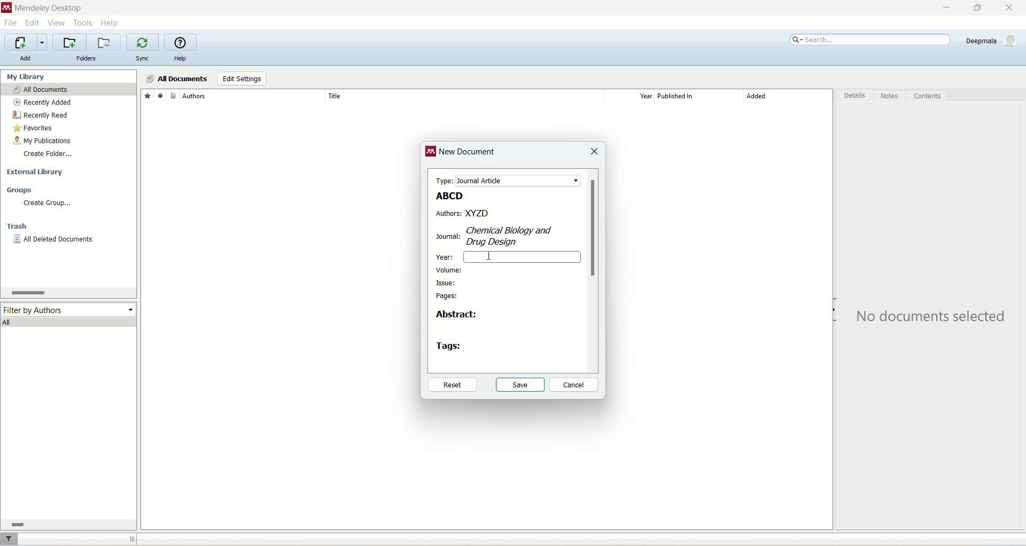 This screenshot has height=546, width=1026. Describe the element at coordinates (447, 297) in the screenshot. I see `pages` at that location.